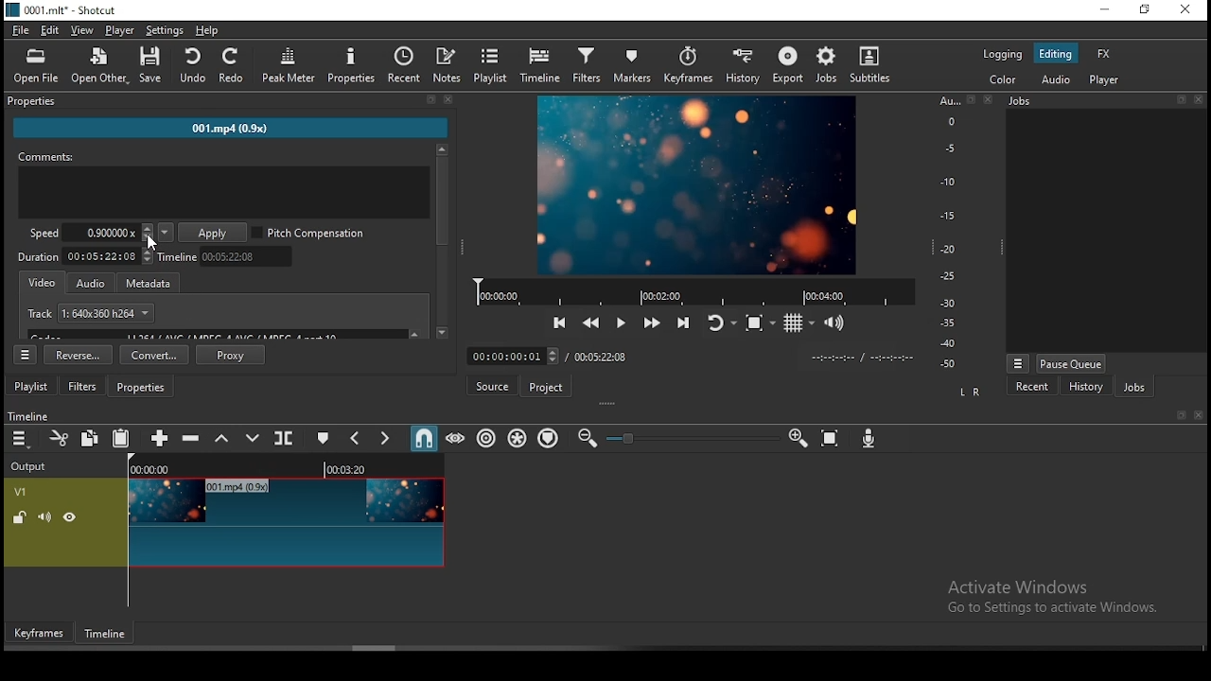 The width and height of the screenshot is (1211, 681). I want to click on recent, so click(402, 65).